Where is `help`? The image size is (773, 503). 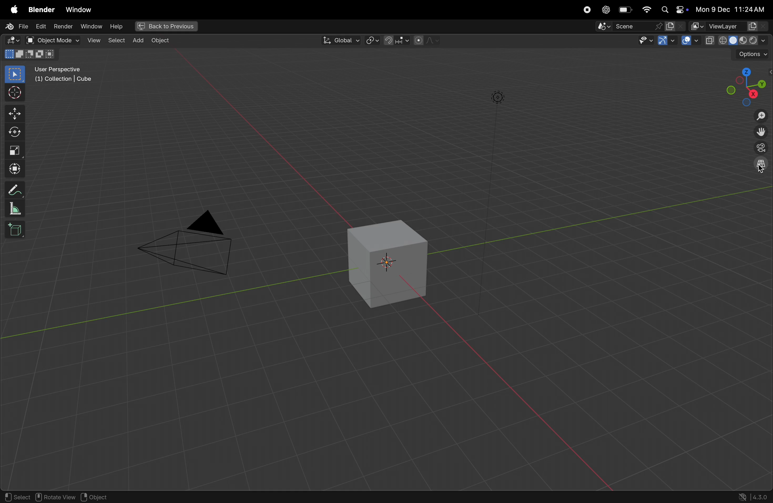 help is located at coordinates (116, 26).